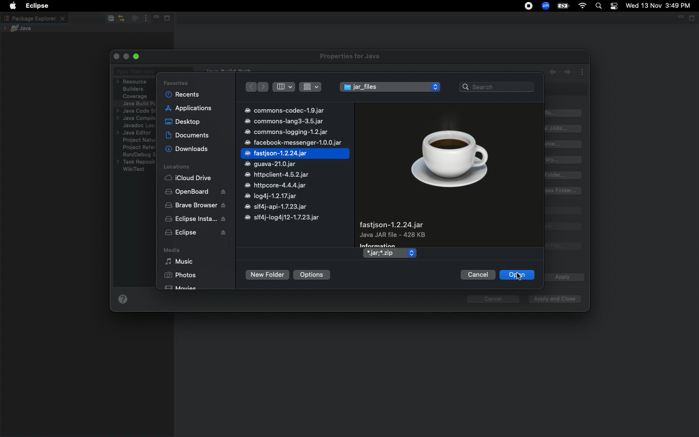 The width and height of the screenshot is (699, 437). I want to click on Project natures, so click(136, 141).